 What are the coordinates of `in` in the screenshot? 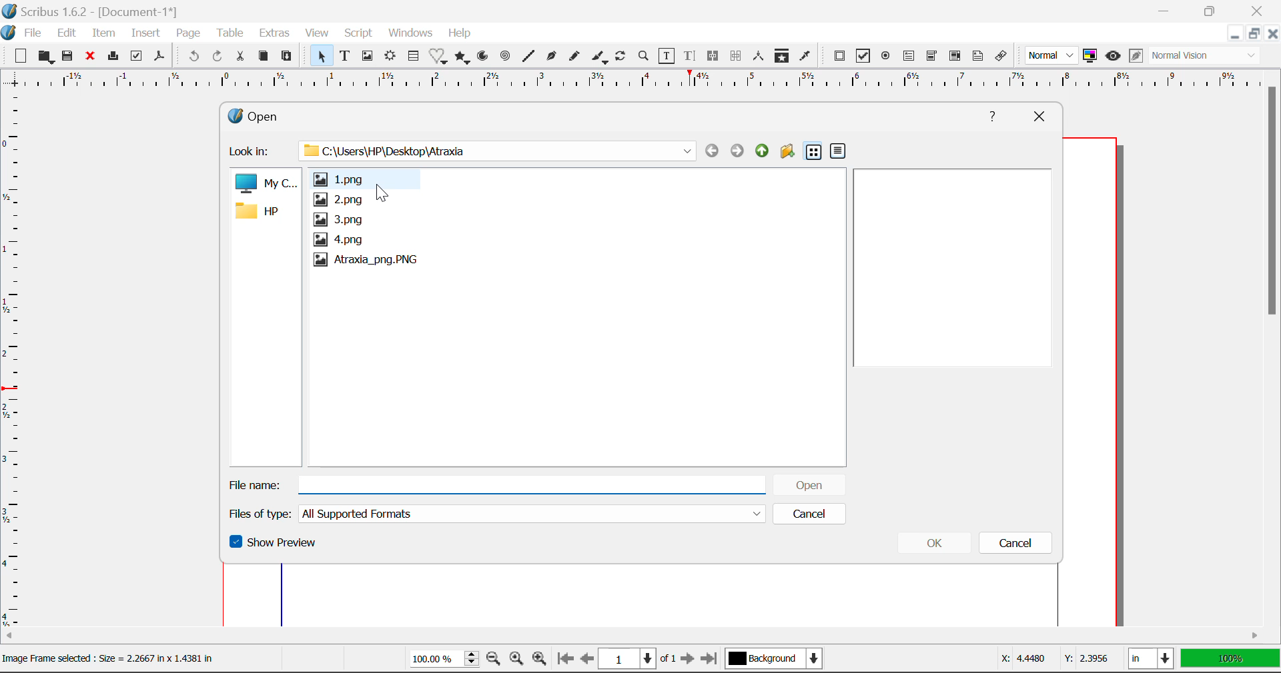 It's located at (1149, 658).